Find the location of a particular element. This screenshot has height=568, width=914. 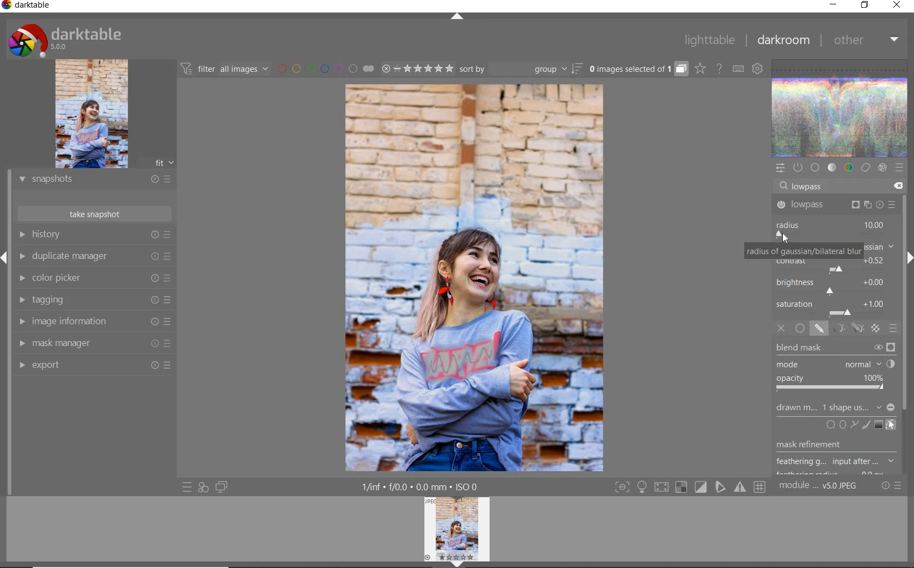

expand/collapse is located at coordinates (456, 16).